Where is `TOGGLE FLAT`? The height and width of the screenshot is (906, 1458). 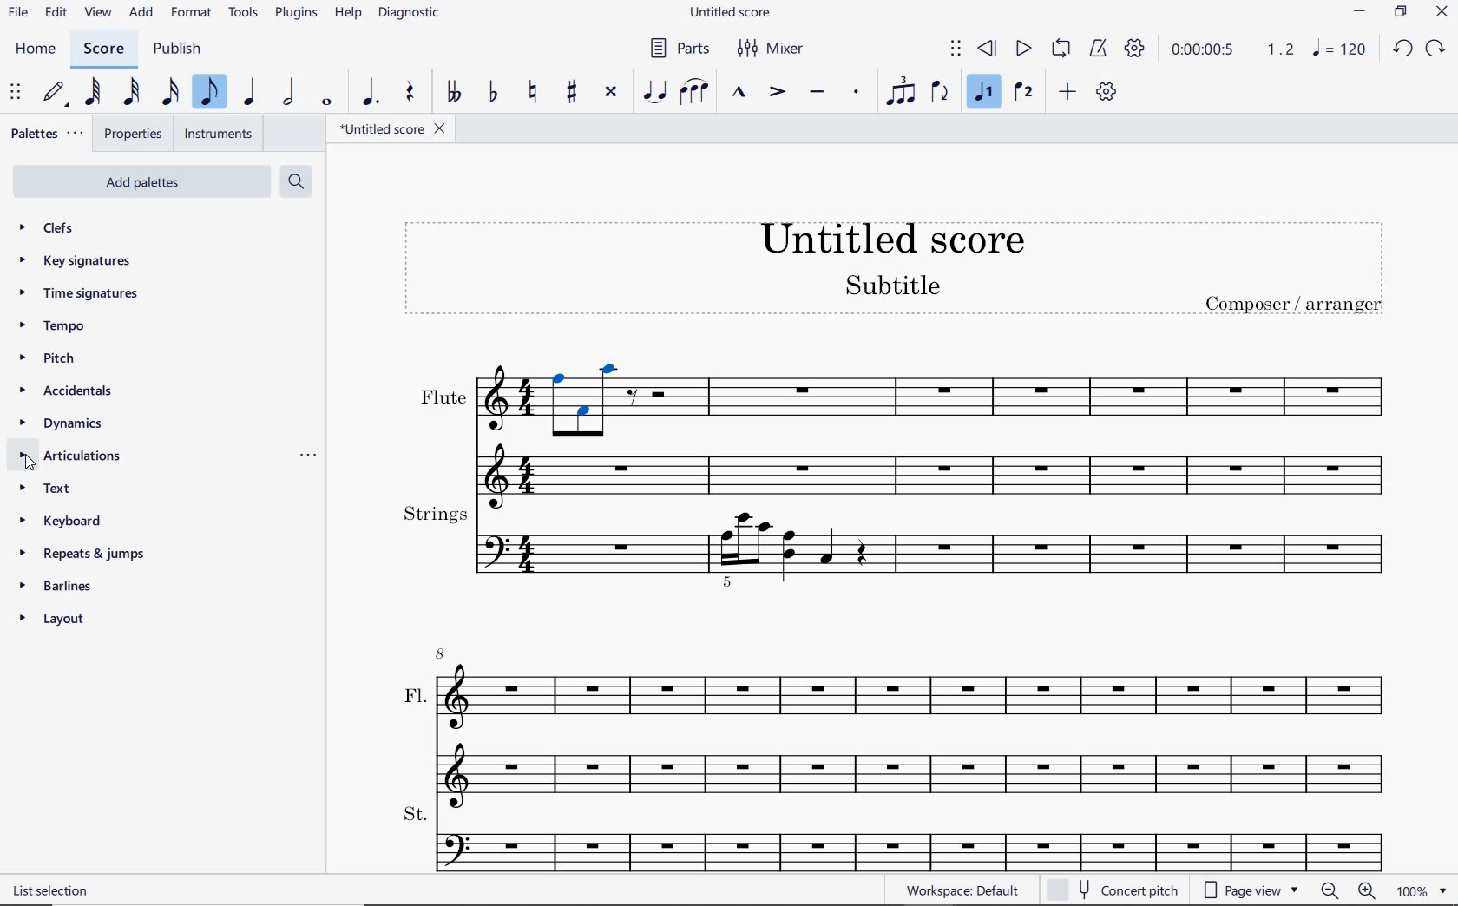
TOGGLE FLAT is located at coordinates (495, 90).